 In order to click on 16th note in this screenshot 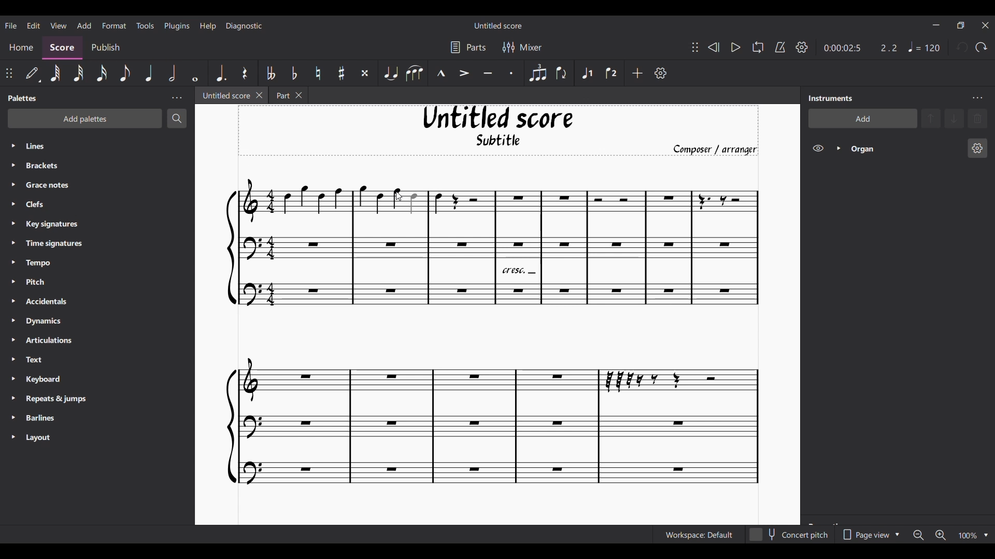, I will do `click(102, 73)`.